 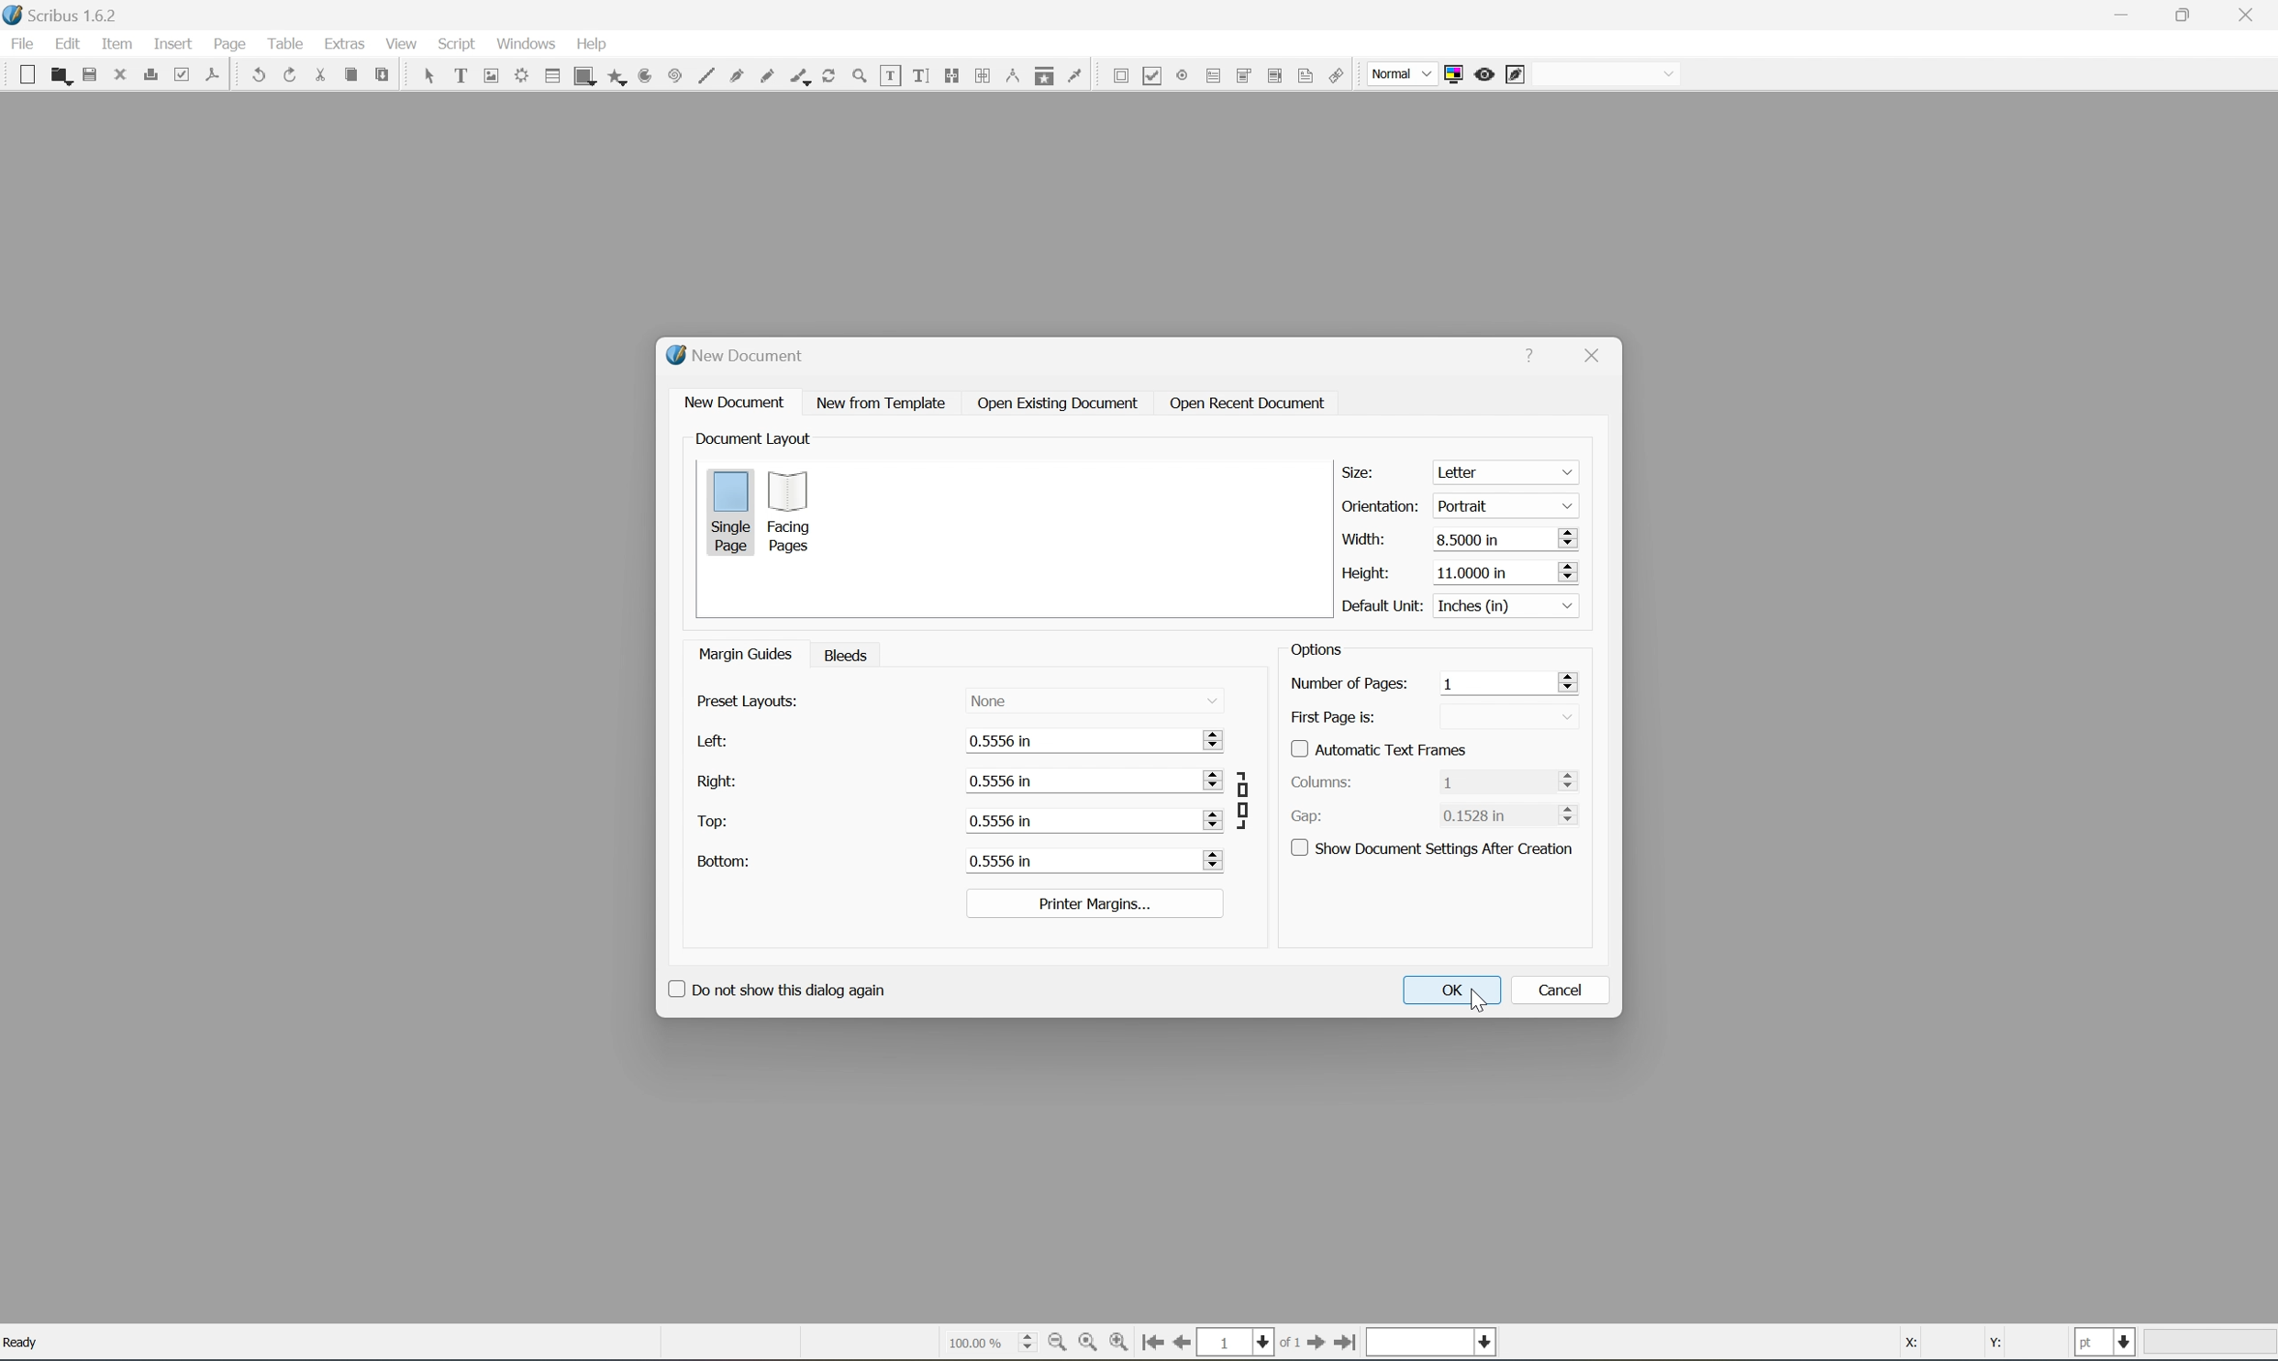 What do you see at coordinates (1249, 403) in the screenshot?
I see `open recent document` at bounding box center [1249, 403].